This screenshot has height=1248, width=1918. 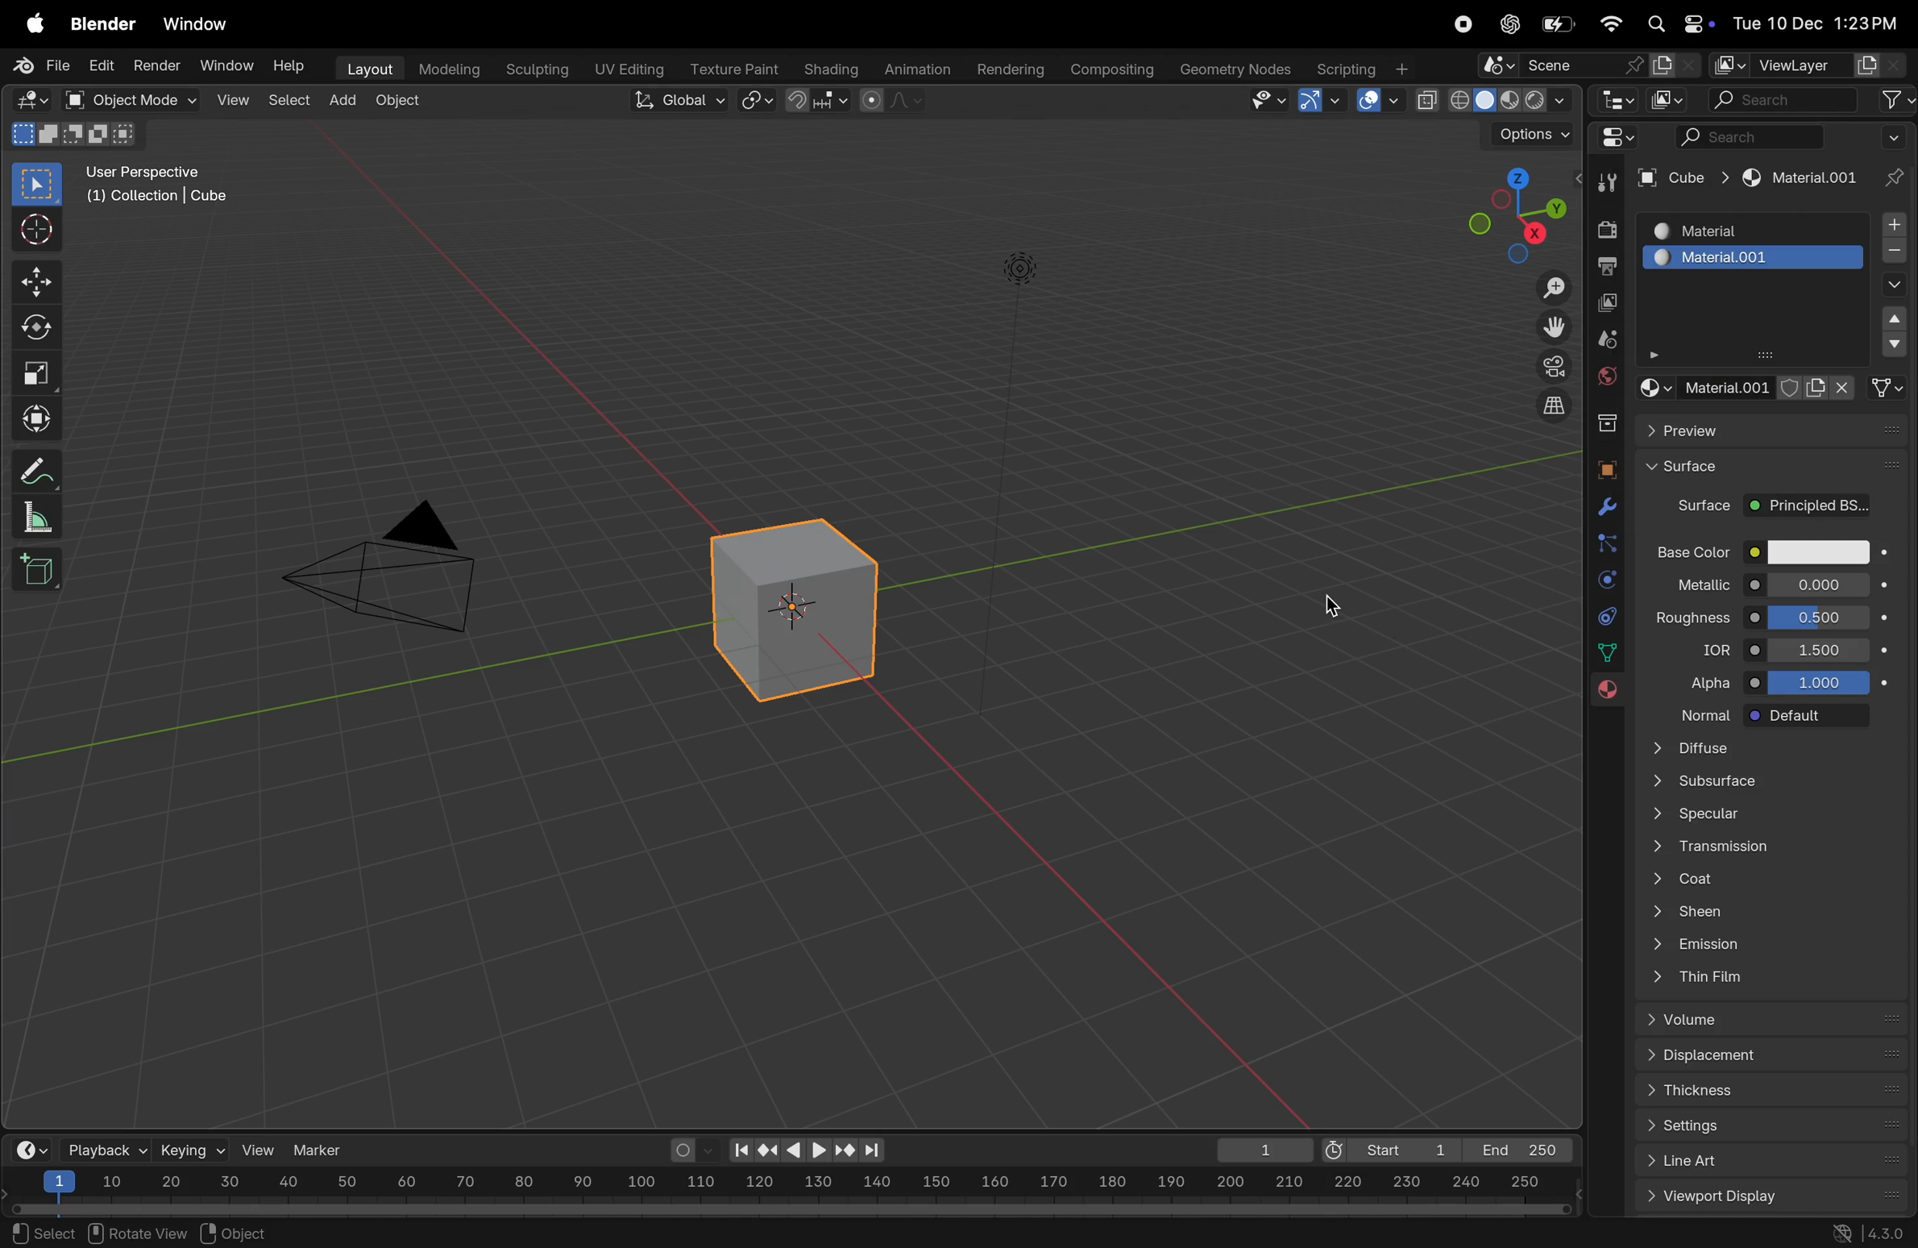 What do you see at coordinates (1516, 1150) in the screenshot?
I see `end 250` at bounding box center [1516, 1150].